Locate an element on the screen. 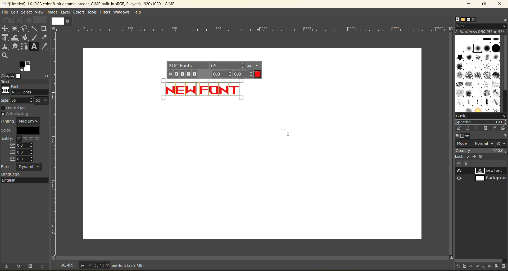  lock pixel, position and alpha is located at coordinates (481, 157).